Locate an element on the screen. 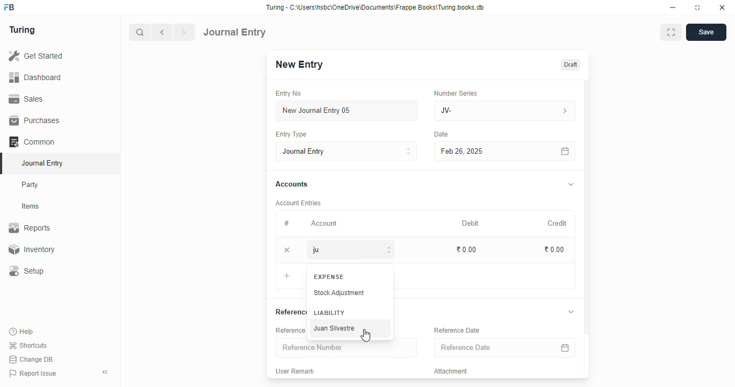 This screenshot has width=735, height=387. toggle sidebar is located at coordinates (106, 372).